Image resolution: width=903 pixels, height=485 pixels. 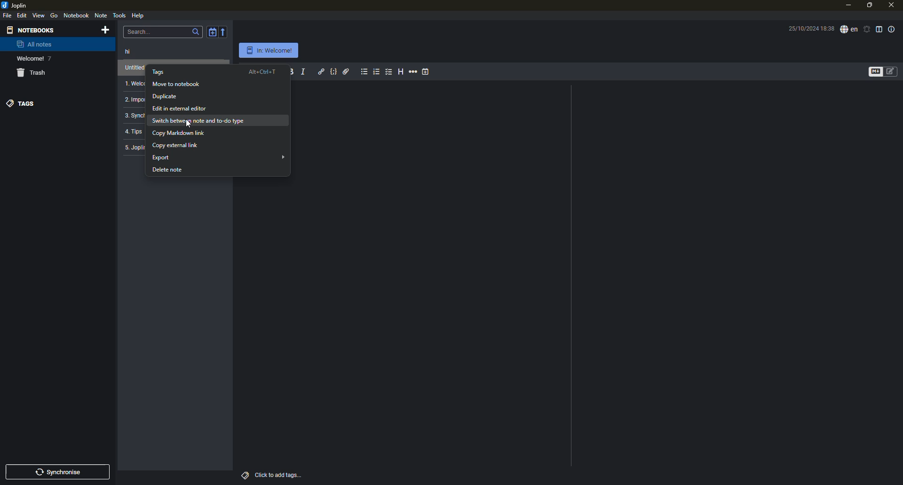 What do you see at coordinates (364, 71) in the screenshot?
I see `bulleted list` at bounding box center [364, 71].